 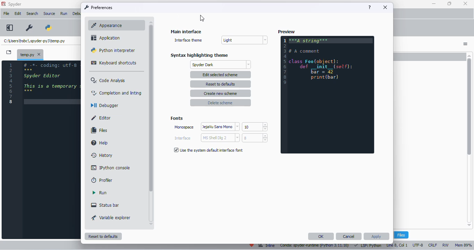 I want to click on 10, so click(x=255, y=126).